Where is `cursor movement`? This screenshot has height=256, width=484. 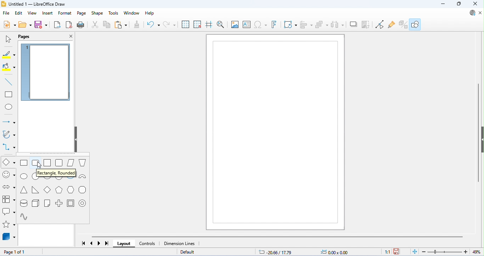 cursor movement is located at coordinates (39, 165).